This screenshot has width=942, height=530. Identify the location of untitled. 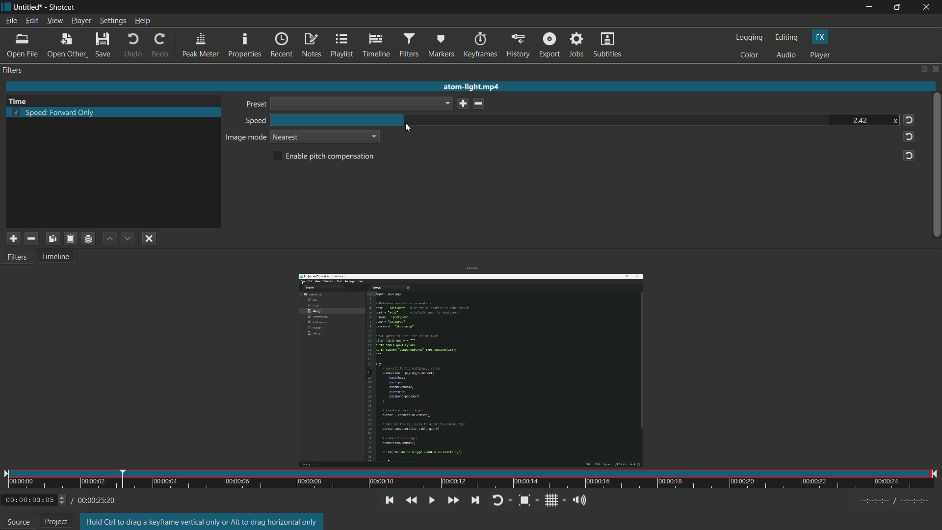
(28, 6).